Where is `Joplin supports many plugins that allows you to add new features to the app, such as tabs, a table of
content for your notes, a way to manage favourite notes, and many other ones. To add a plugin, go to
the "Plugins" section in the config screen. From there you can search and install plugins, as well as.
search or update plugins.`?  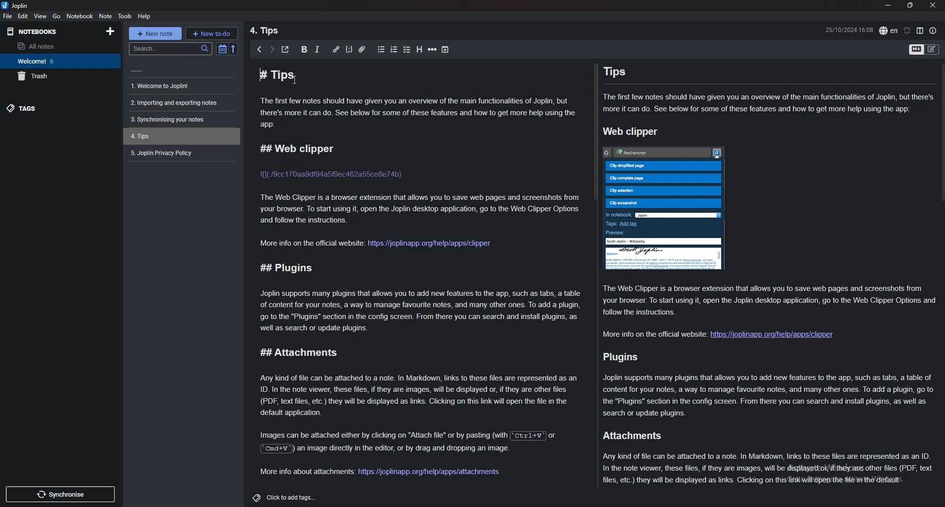 Joplin supports many plugins that allows you to add new features to the app, such as tabs, a table of
content for your notes, a way to manage favourite notes, and many other ones. To add a plugin, go to
the "Plugins" section in the config screen. From there you can search and install plugins, as well as.
search or update plugins. is located at coordinates (769, 394).